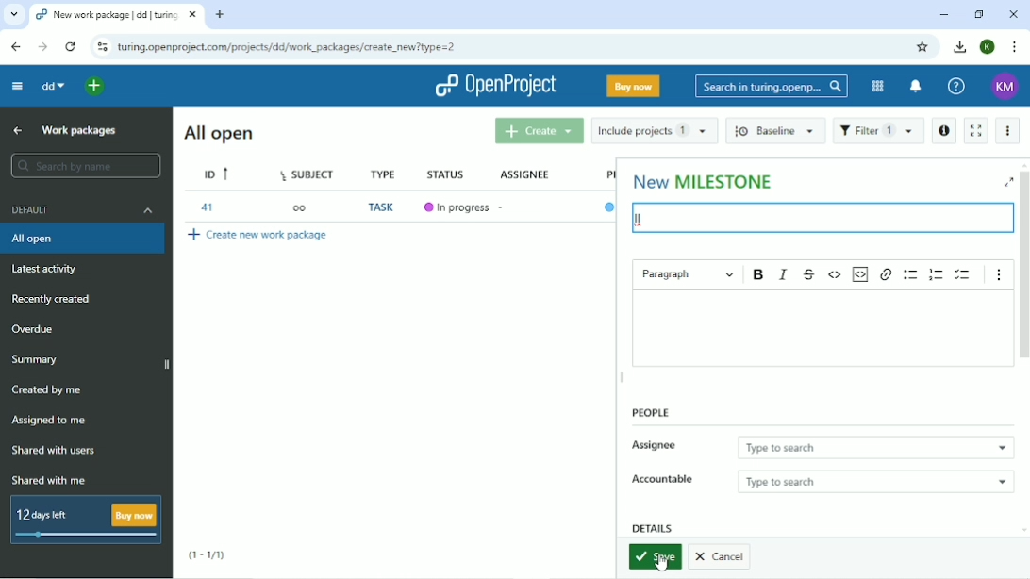 The image size is (1030, 579). What do you see at coordinates (54, 452) in the screenshot?
I see `Shared with users` at bounding box center [54, 452].